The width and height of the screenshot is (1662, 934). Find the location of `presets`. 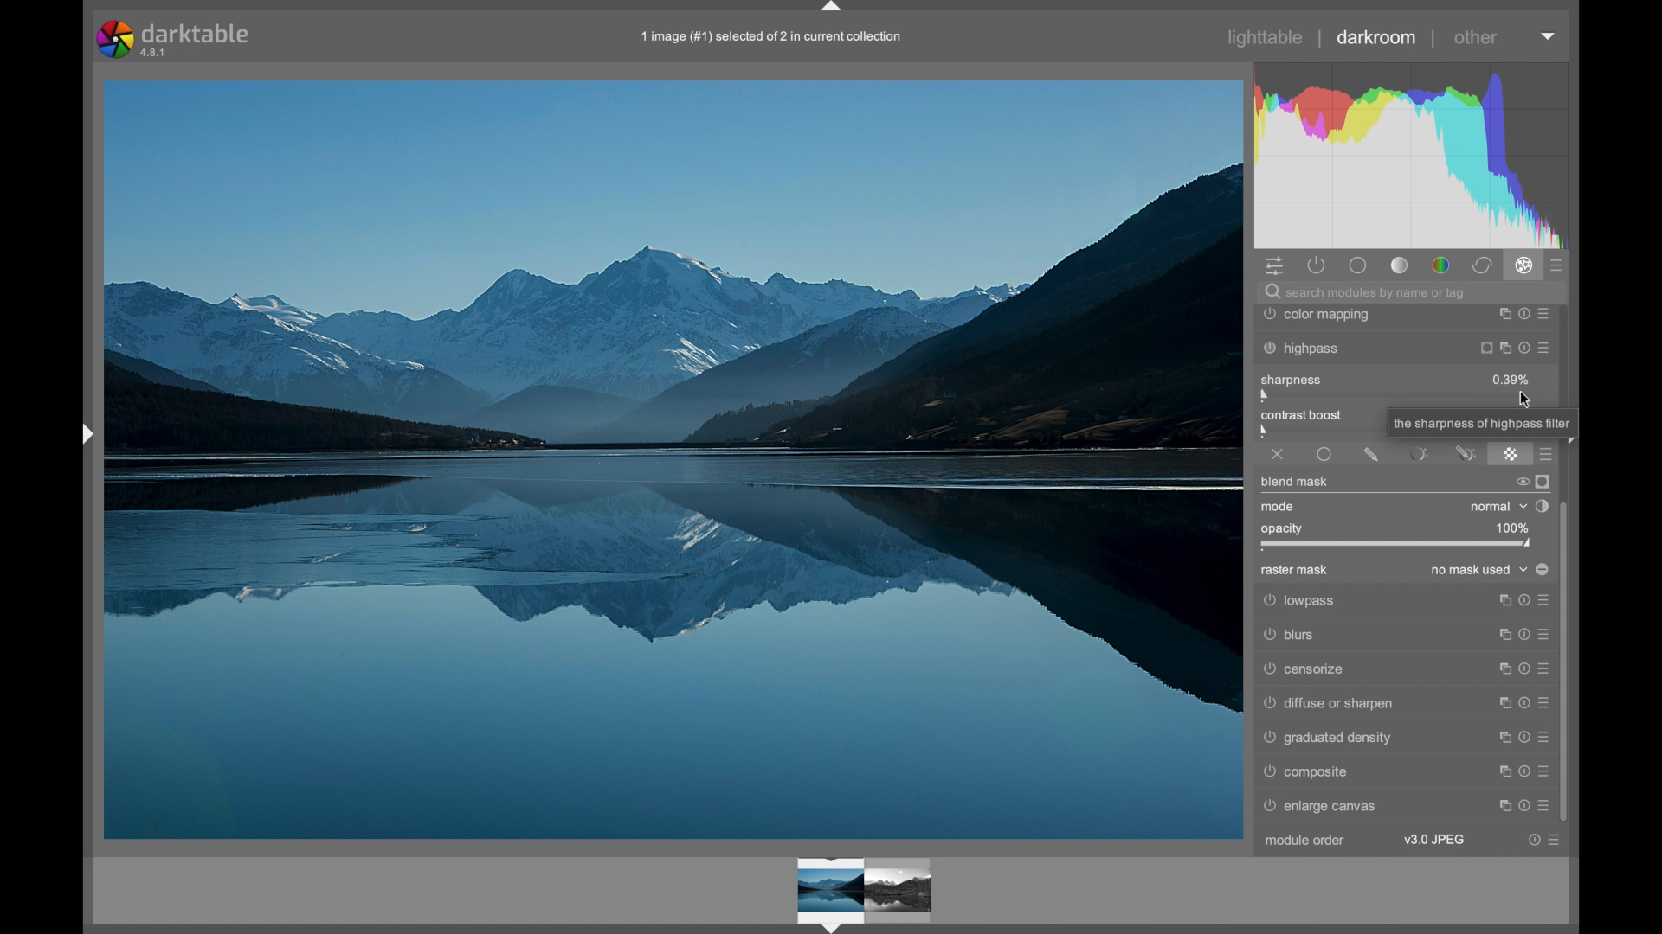

presets is located at coordinates (1557, 266).